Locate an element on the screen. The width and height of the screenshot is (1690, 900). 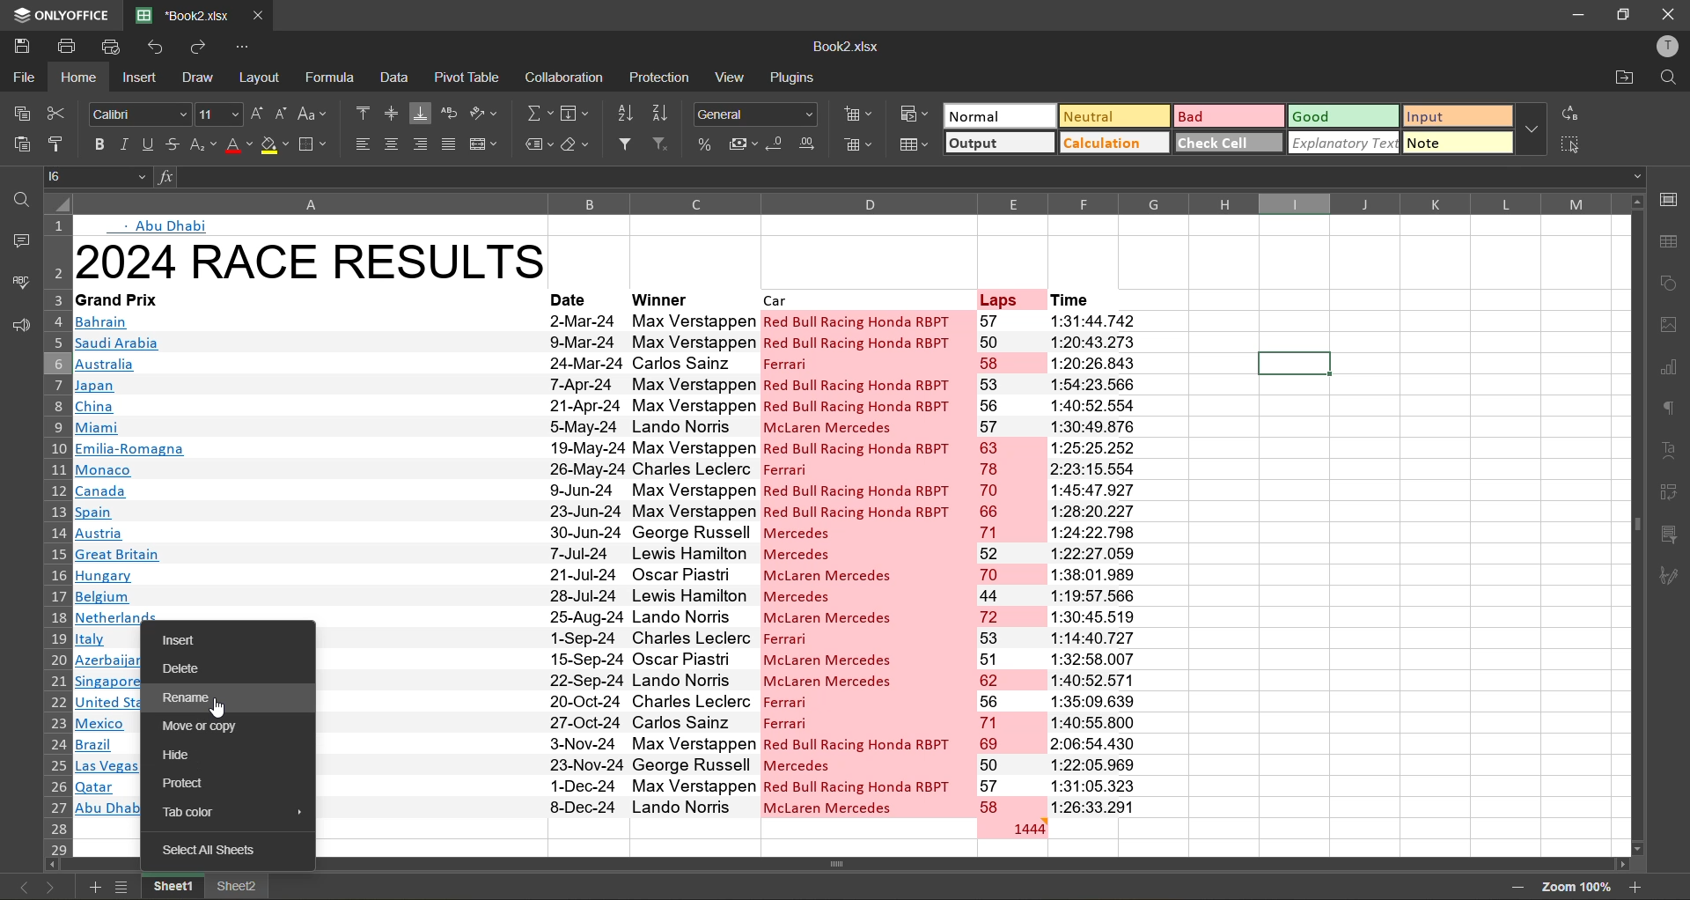
move or copy is located at coordinates (197, 727).